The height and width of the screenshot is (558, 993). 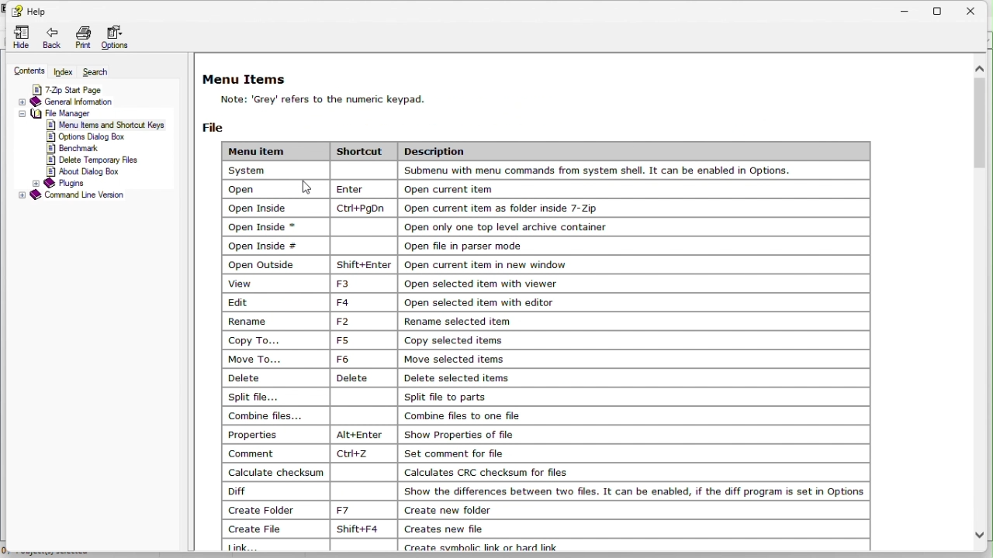 What do you see at coordinates (445, 150) in the screenshot?
I see `Description` at bounding box center [445, 150].